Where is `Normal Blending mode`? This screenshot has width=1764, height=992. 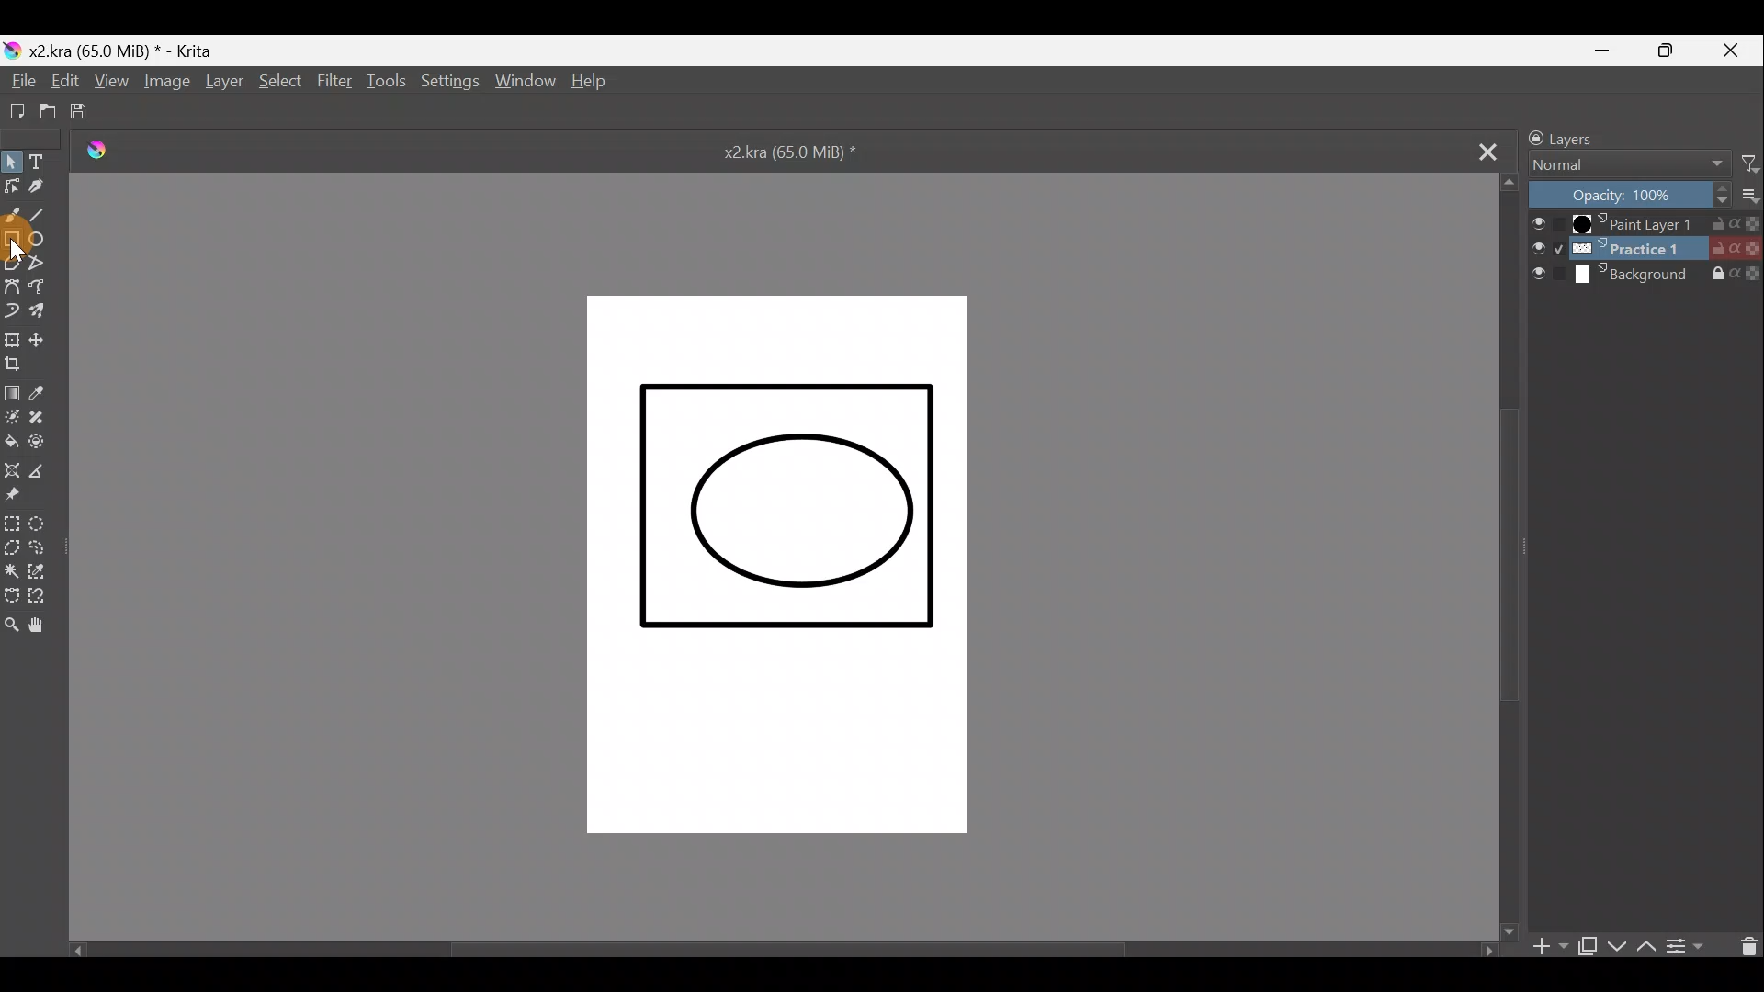
Normal Blending mode is located at coordinates (1624, 164).